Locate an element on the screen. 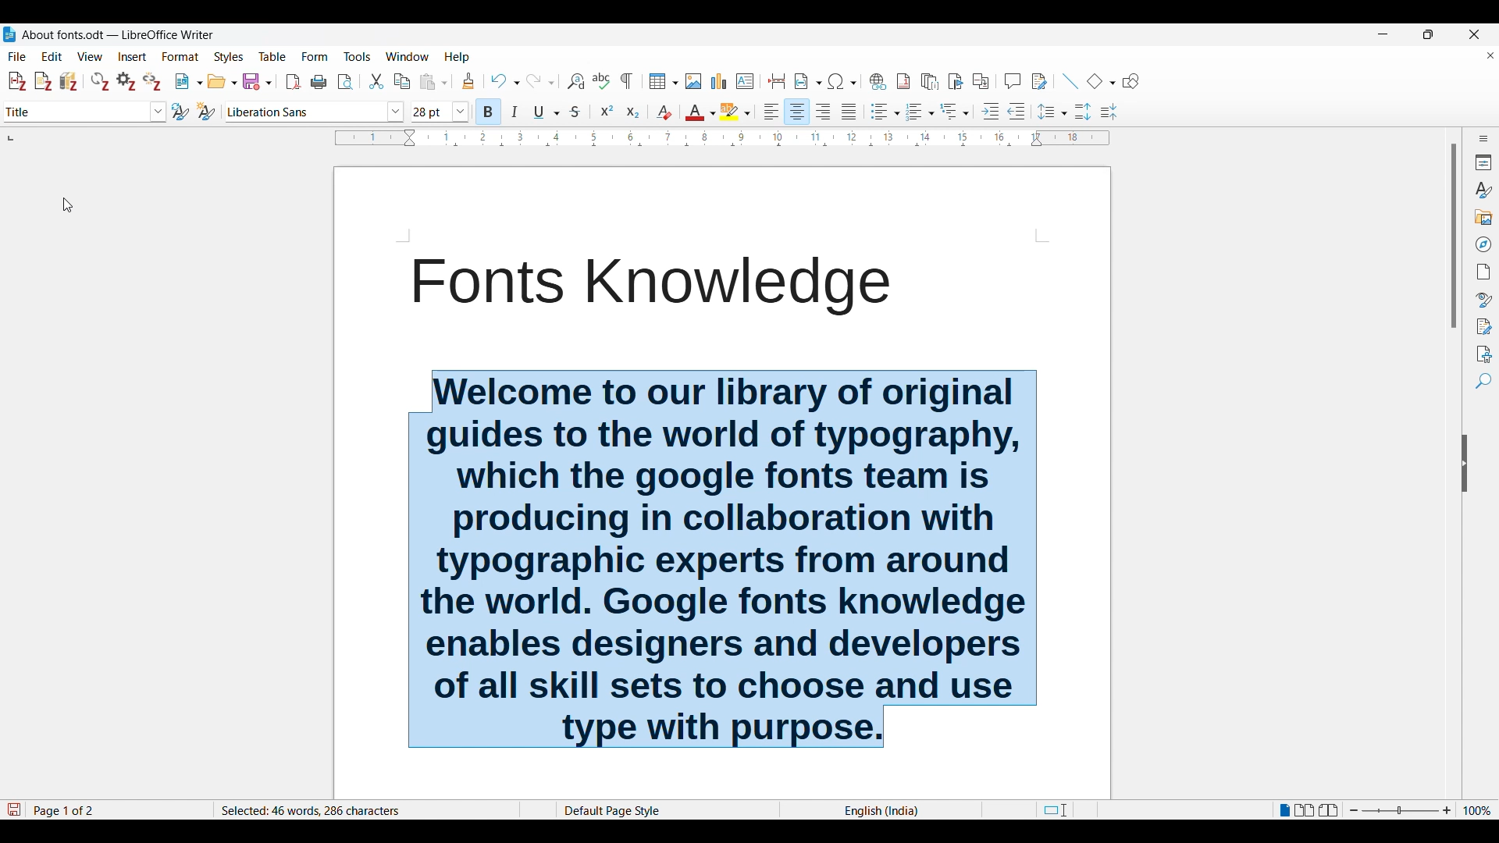 Image resolution: width=1499 pixels, height=843 pixels. Page is located at coordinates (1483, 272).